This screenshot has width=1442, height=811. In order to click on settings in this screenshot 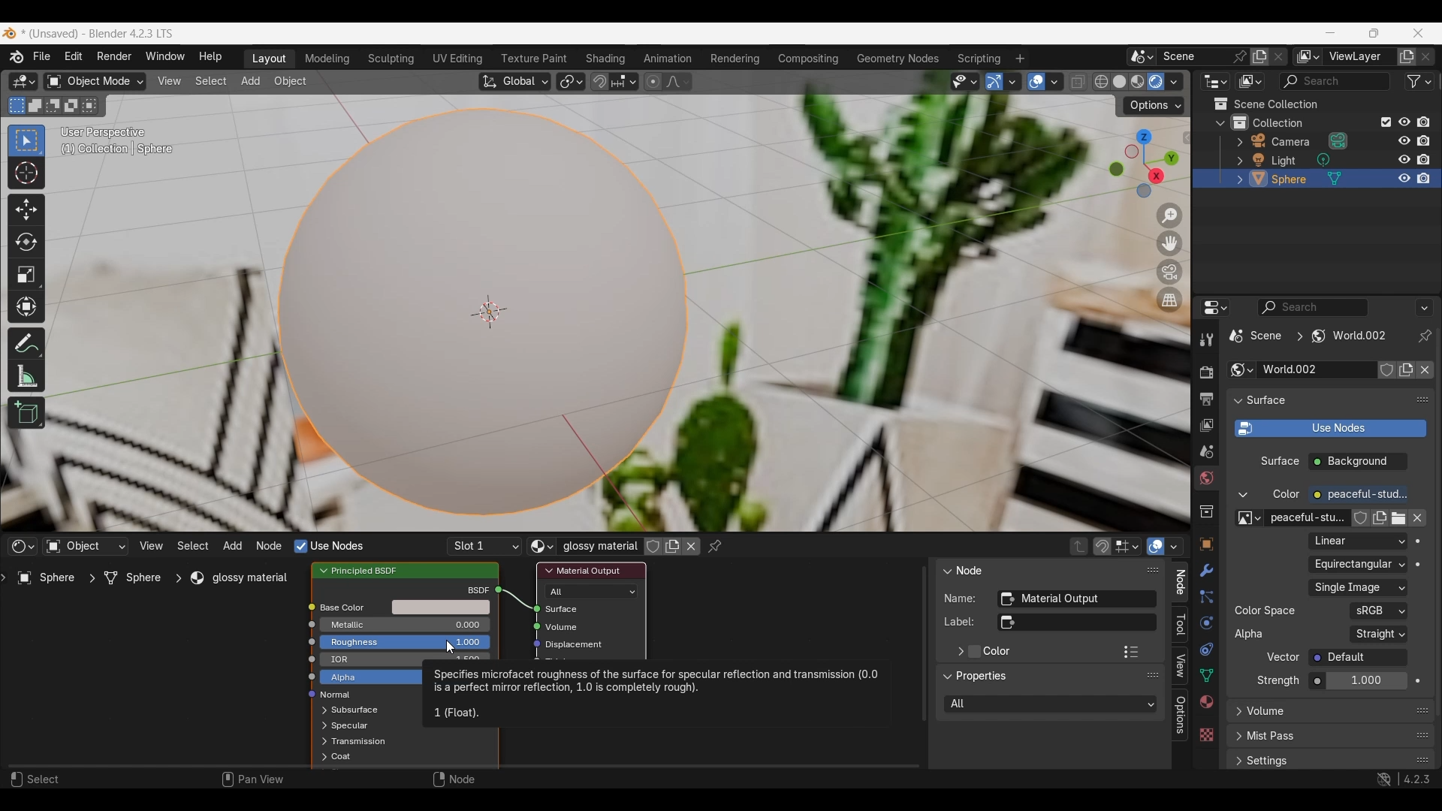, I will do `click(1271, 761)`.